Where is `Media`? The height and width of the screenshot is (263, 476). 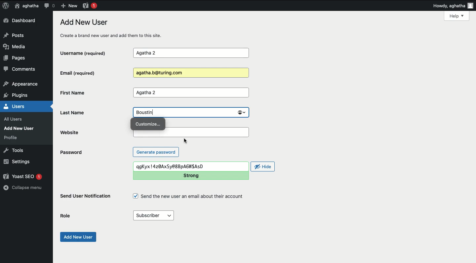
Media is located at coordinates (17, 47).